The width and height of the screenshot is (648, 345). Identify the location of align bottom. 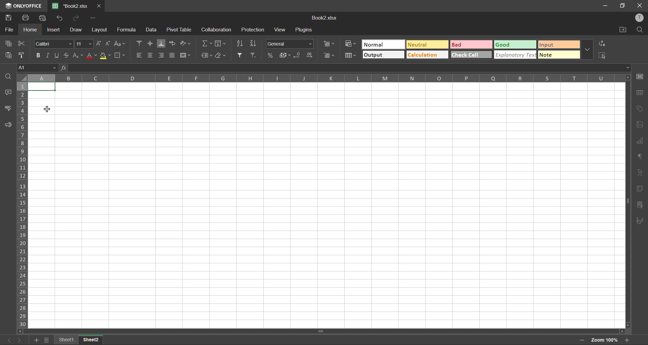
(163, 44).